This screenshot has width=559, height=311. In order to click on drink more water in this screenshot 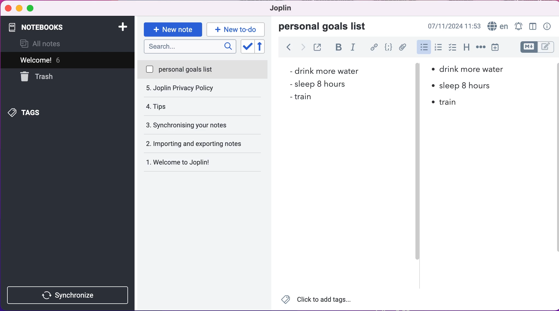, I will do `click(323, 71)`.